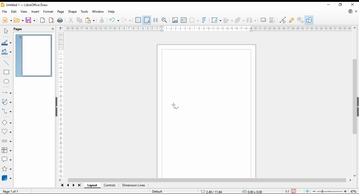 Image resolution: width=359 pixels, height=194 pixels. What do you see at coordinates (309, 20) in the screenshot?
I see `show draw functions` at bounding box center [309, 20].